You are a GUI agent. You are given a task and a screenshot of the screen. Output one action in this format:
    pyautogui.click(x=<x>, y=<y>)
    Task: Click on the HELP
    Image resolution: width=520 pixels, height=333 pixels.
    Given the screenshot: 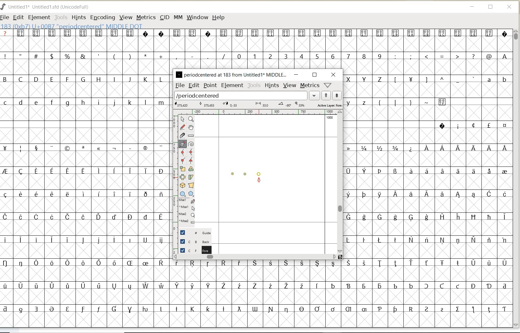 What is the action you would take?
    pyautogui.click(x=218, y=17)
    